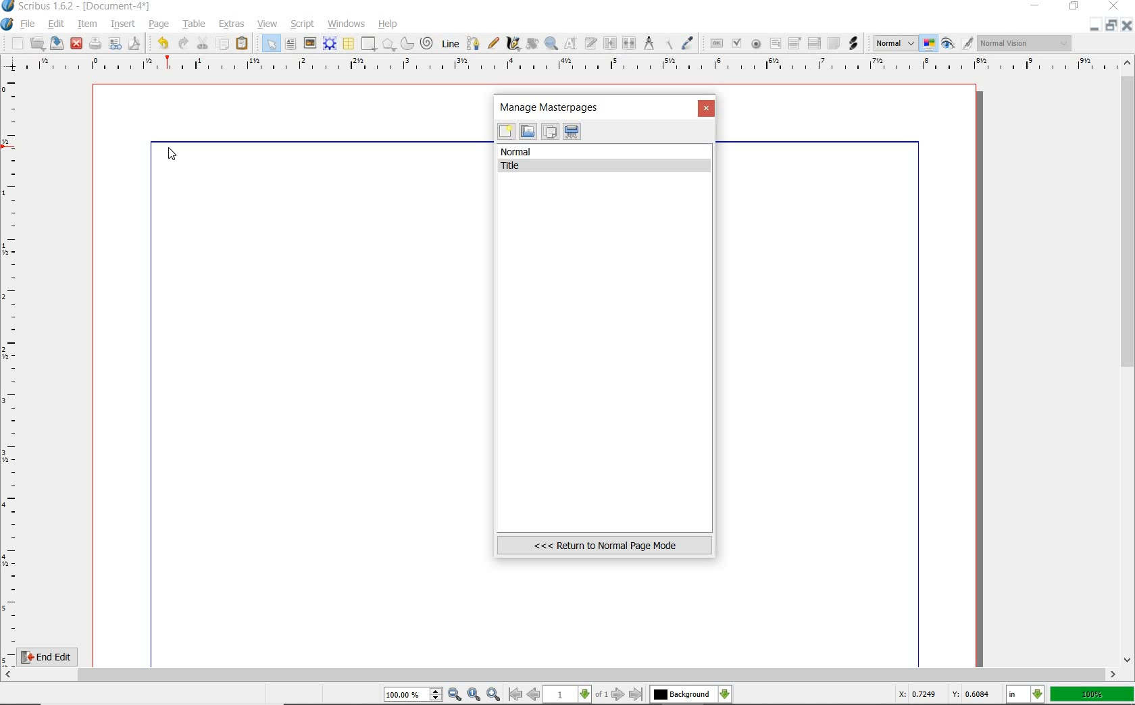 This screenshot has height=705, width=1135. I want to click on go to first page, so click(515, 695).